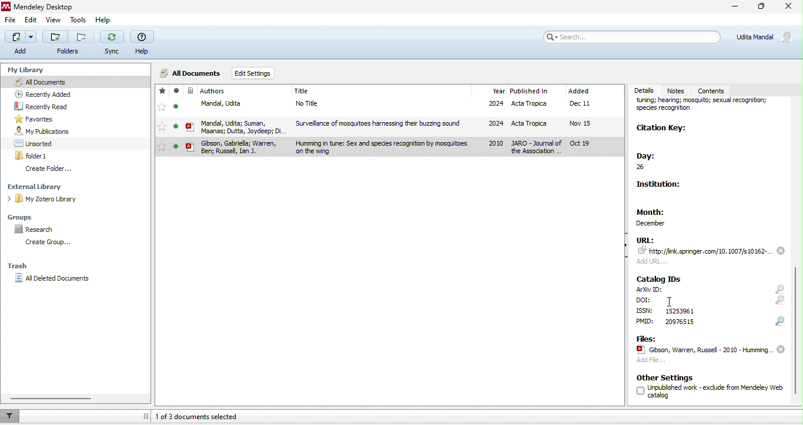  What do you see at coordinates (53, 399) in the screenshot?
I see `horizontal scroll bar` at bounding box center [53, 399].